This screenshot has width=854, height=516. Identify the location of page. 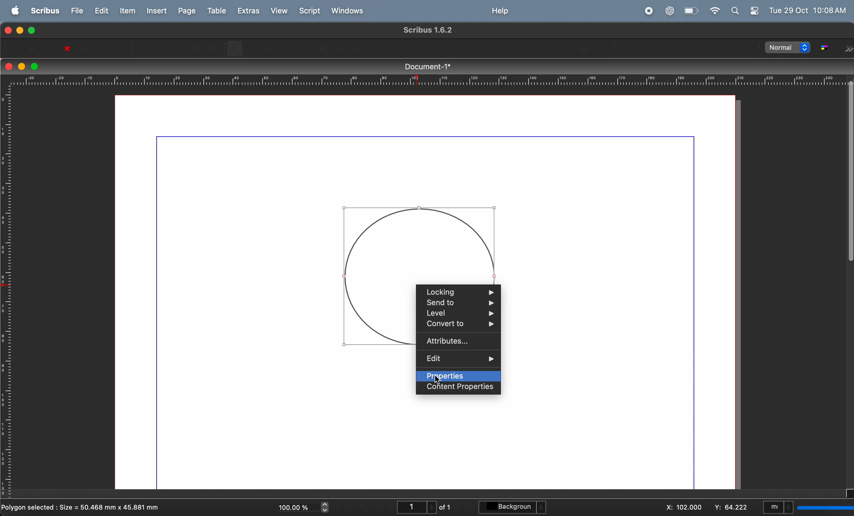
(186, 11).